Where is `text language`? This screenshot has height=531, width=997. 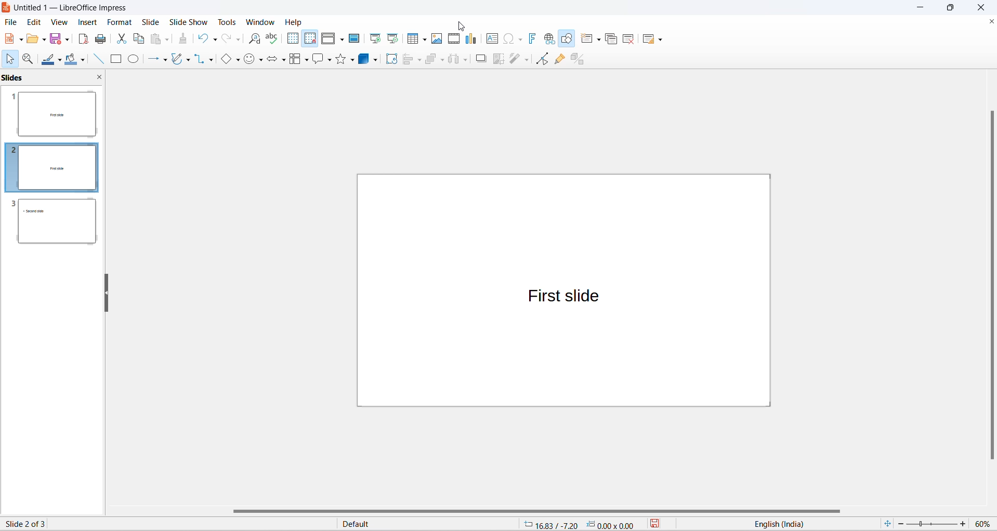 text language is located at coordinates (770, 524).